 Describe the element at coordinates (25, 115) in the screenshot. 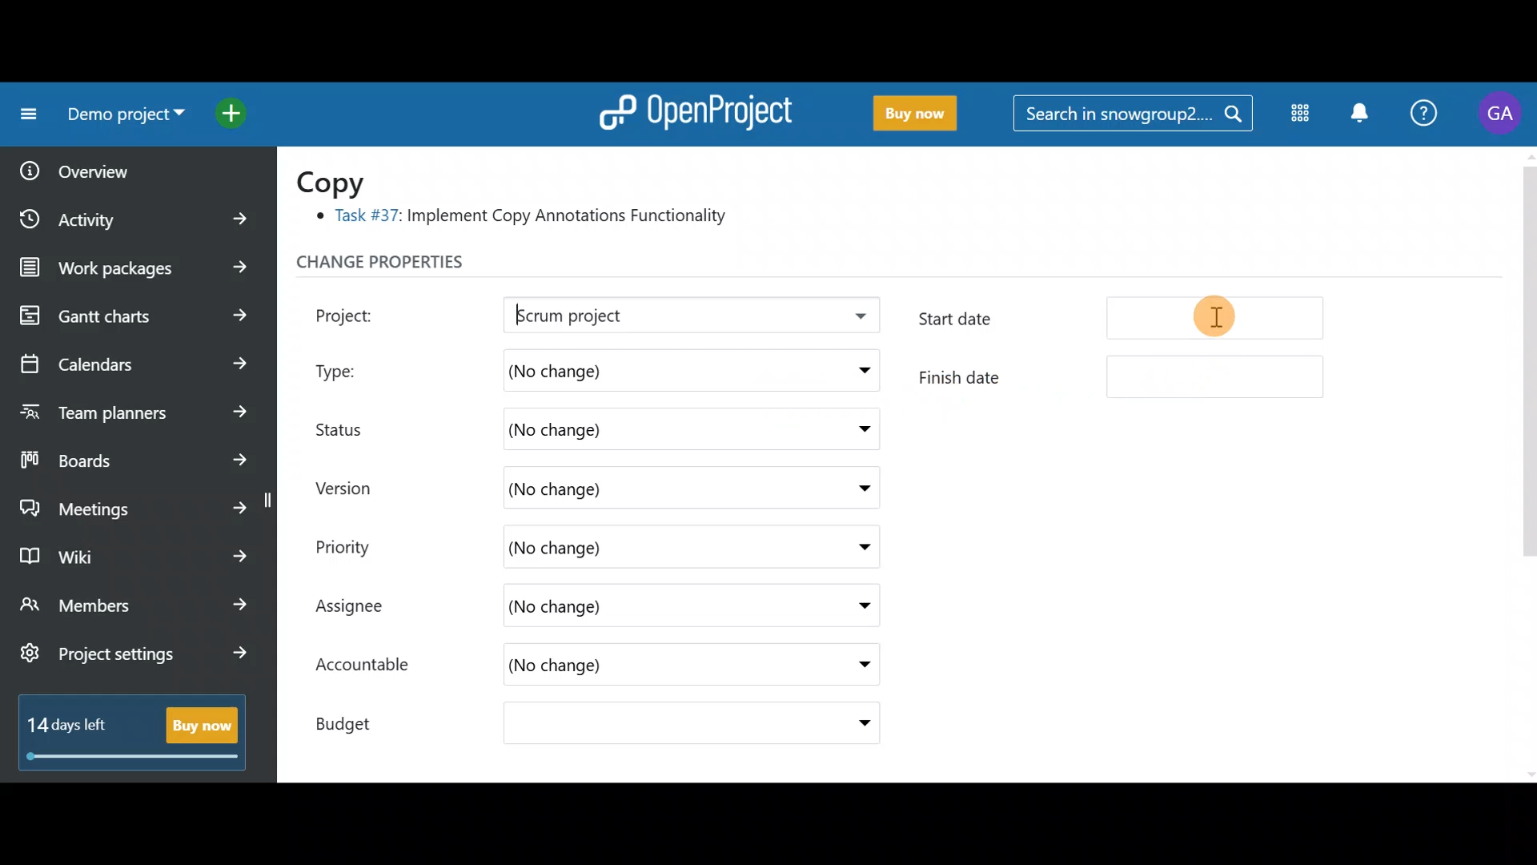

I see `Collapse project menu` at that location.